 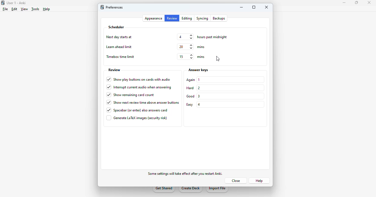 What do you see at coordinates (6, 9) in the screenshot?
I see `file` at bounding box center [6, 9].